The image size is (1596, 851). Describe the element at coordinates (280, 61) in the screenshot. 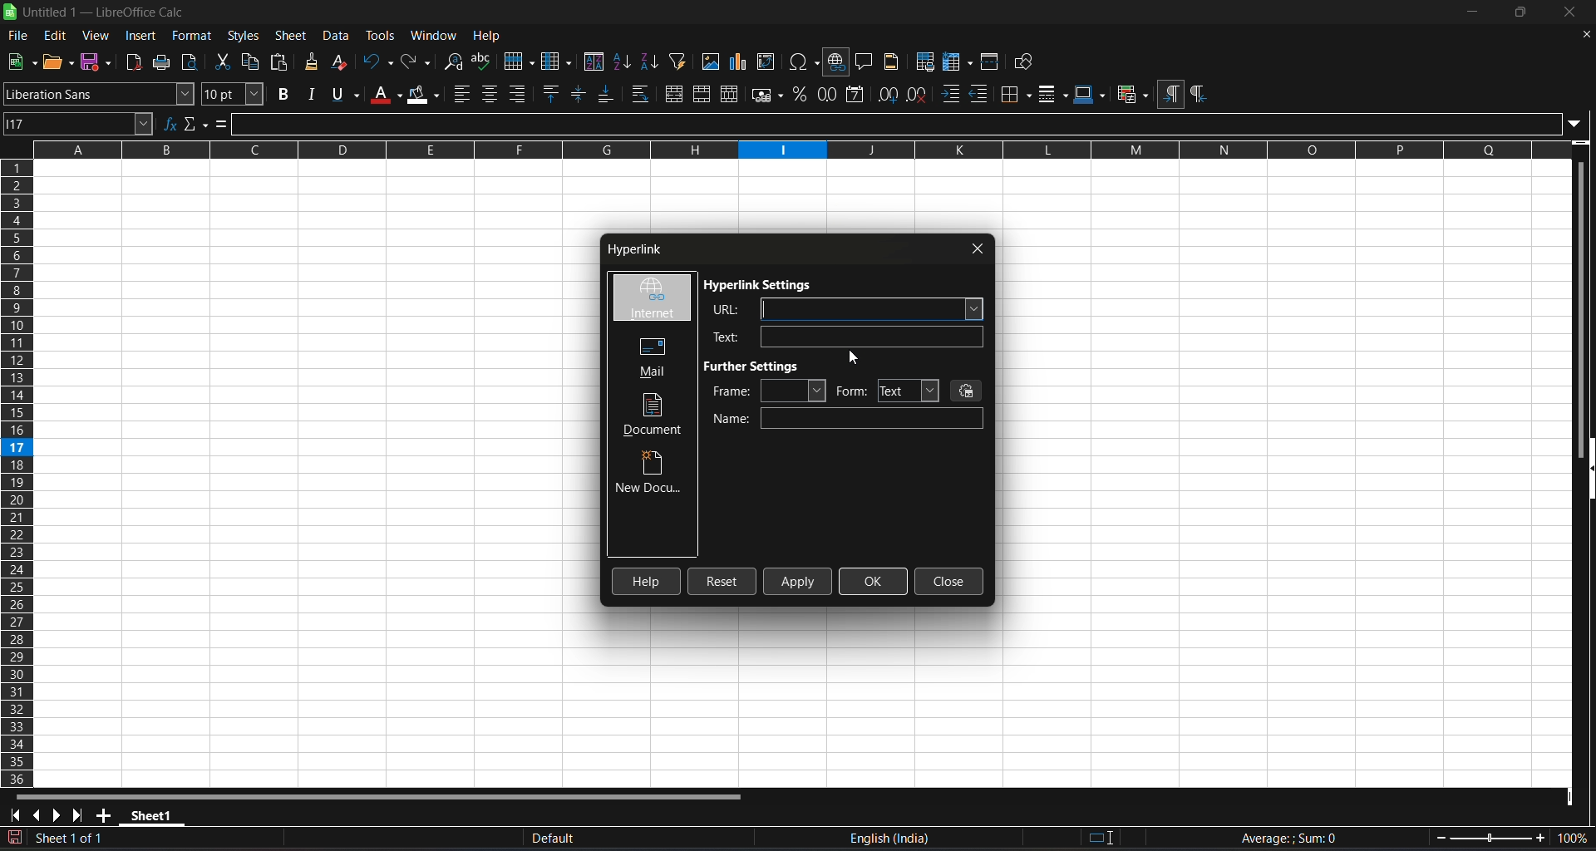

I see `paste` at that location.